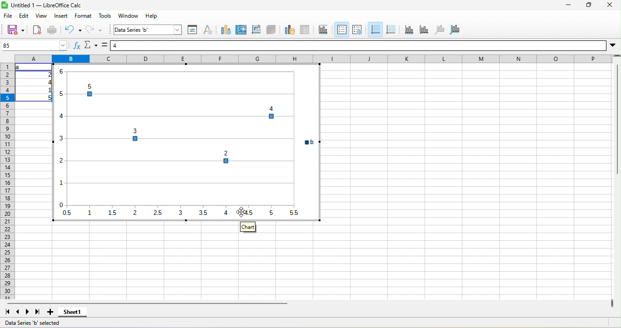 The height and width of the screenshot is (328, 621). Describe the element at coordinates (83, 16) in the screenshot. I see `format` at that location.